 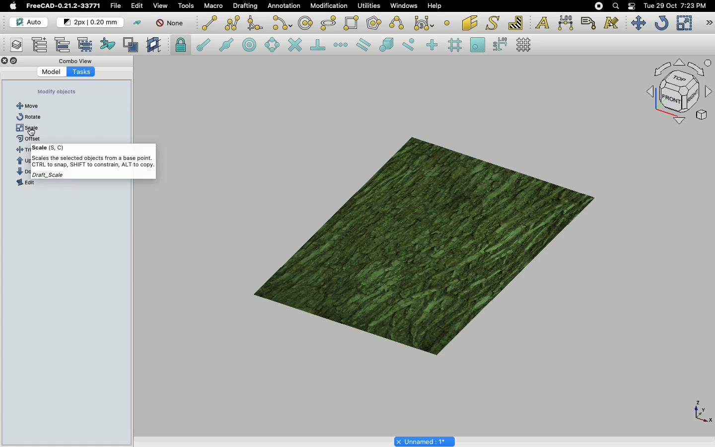 What do you see at coordinates (351, 23) in the screenshot?
I see `Rectangle` at bounding box center [351, 23].